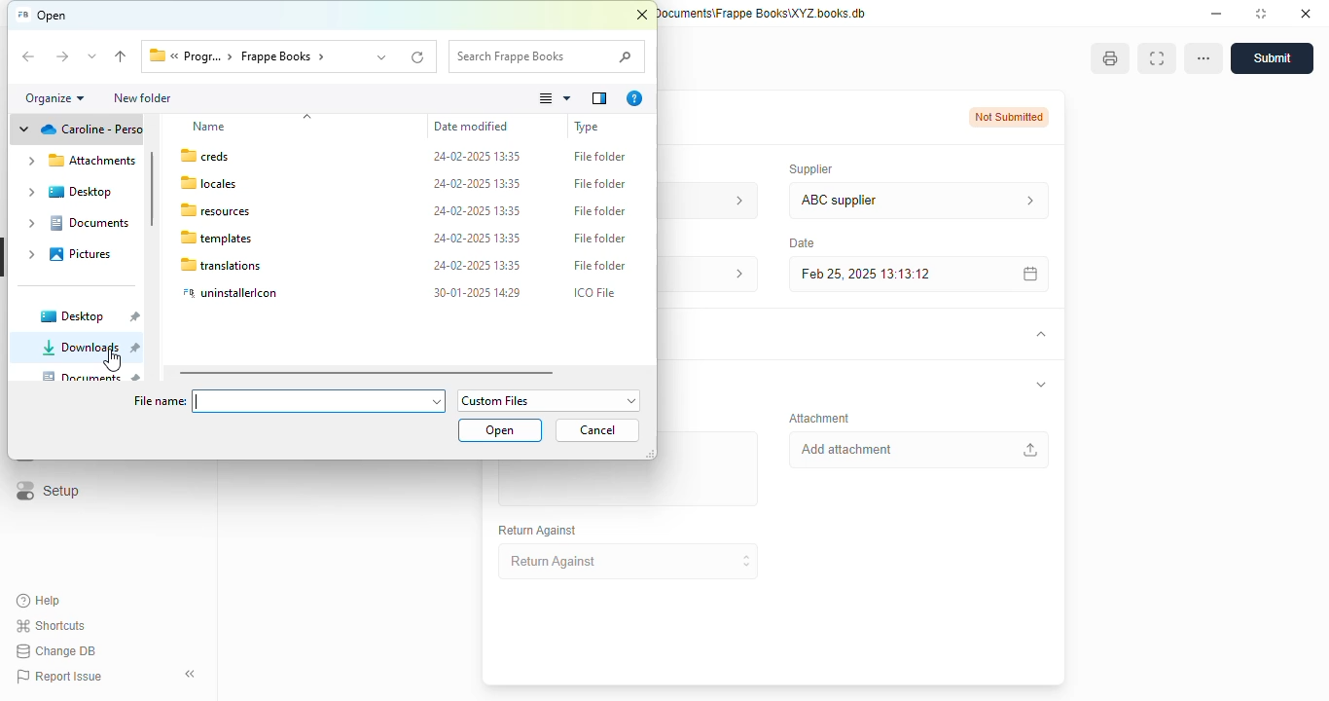  What do you see at coordinates (307, 117) in the screenshot?
I see `scroll up` at bounding box center [307, 117].